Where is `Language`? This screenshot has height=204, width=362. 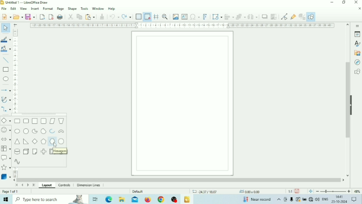 Language is located at coordinates (326, 199).